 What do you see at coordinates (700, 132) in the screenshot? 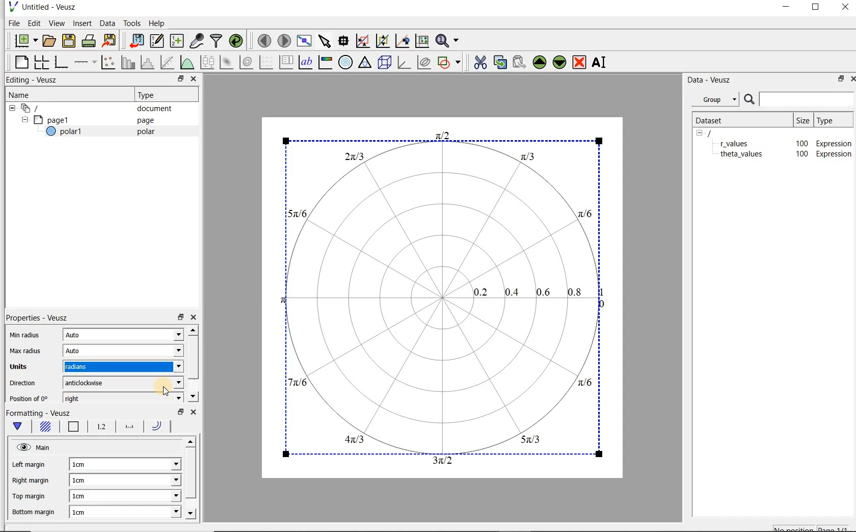
I see `hide sub menu` at bounding box center [700, 132].